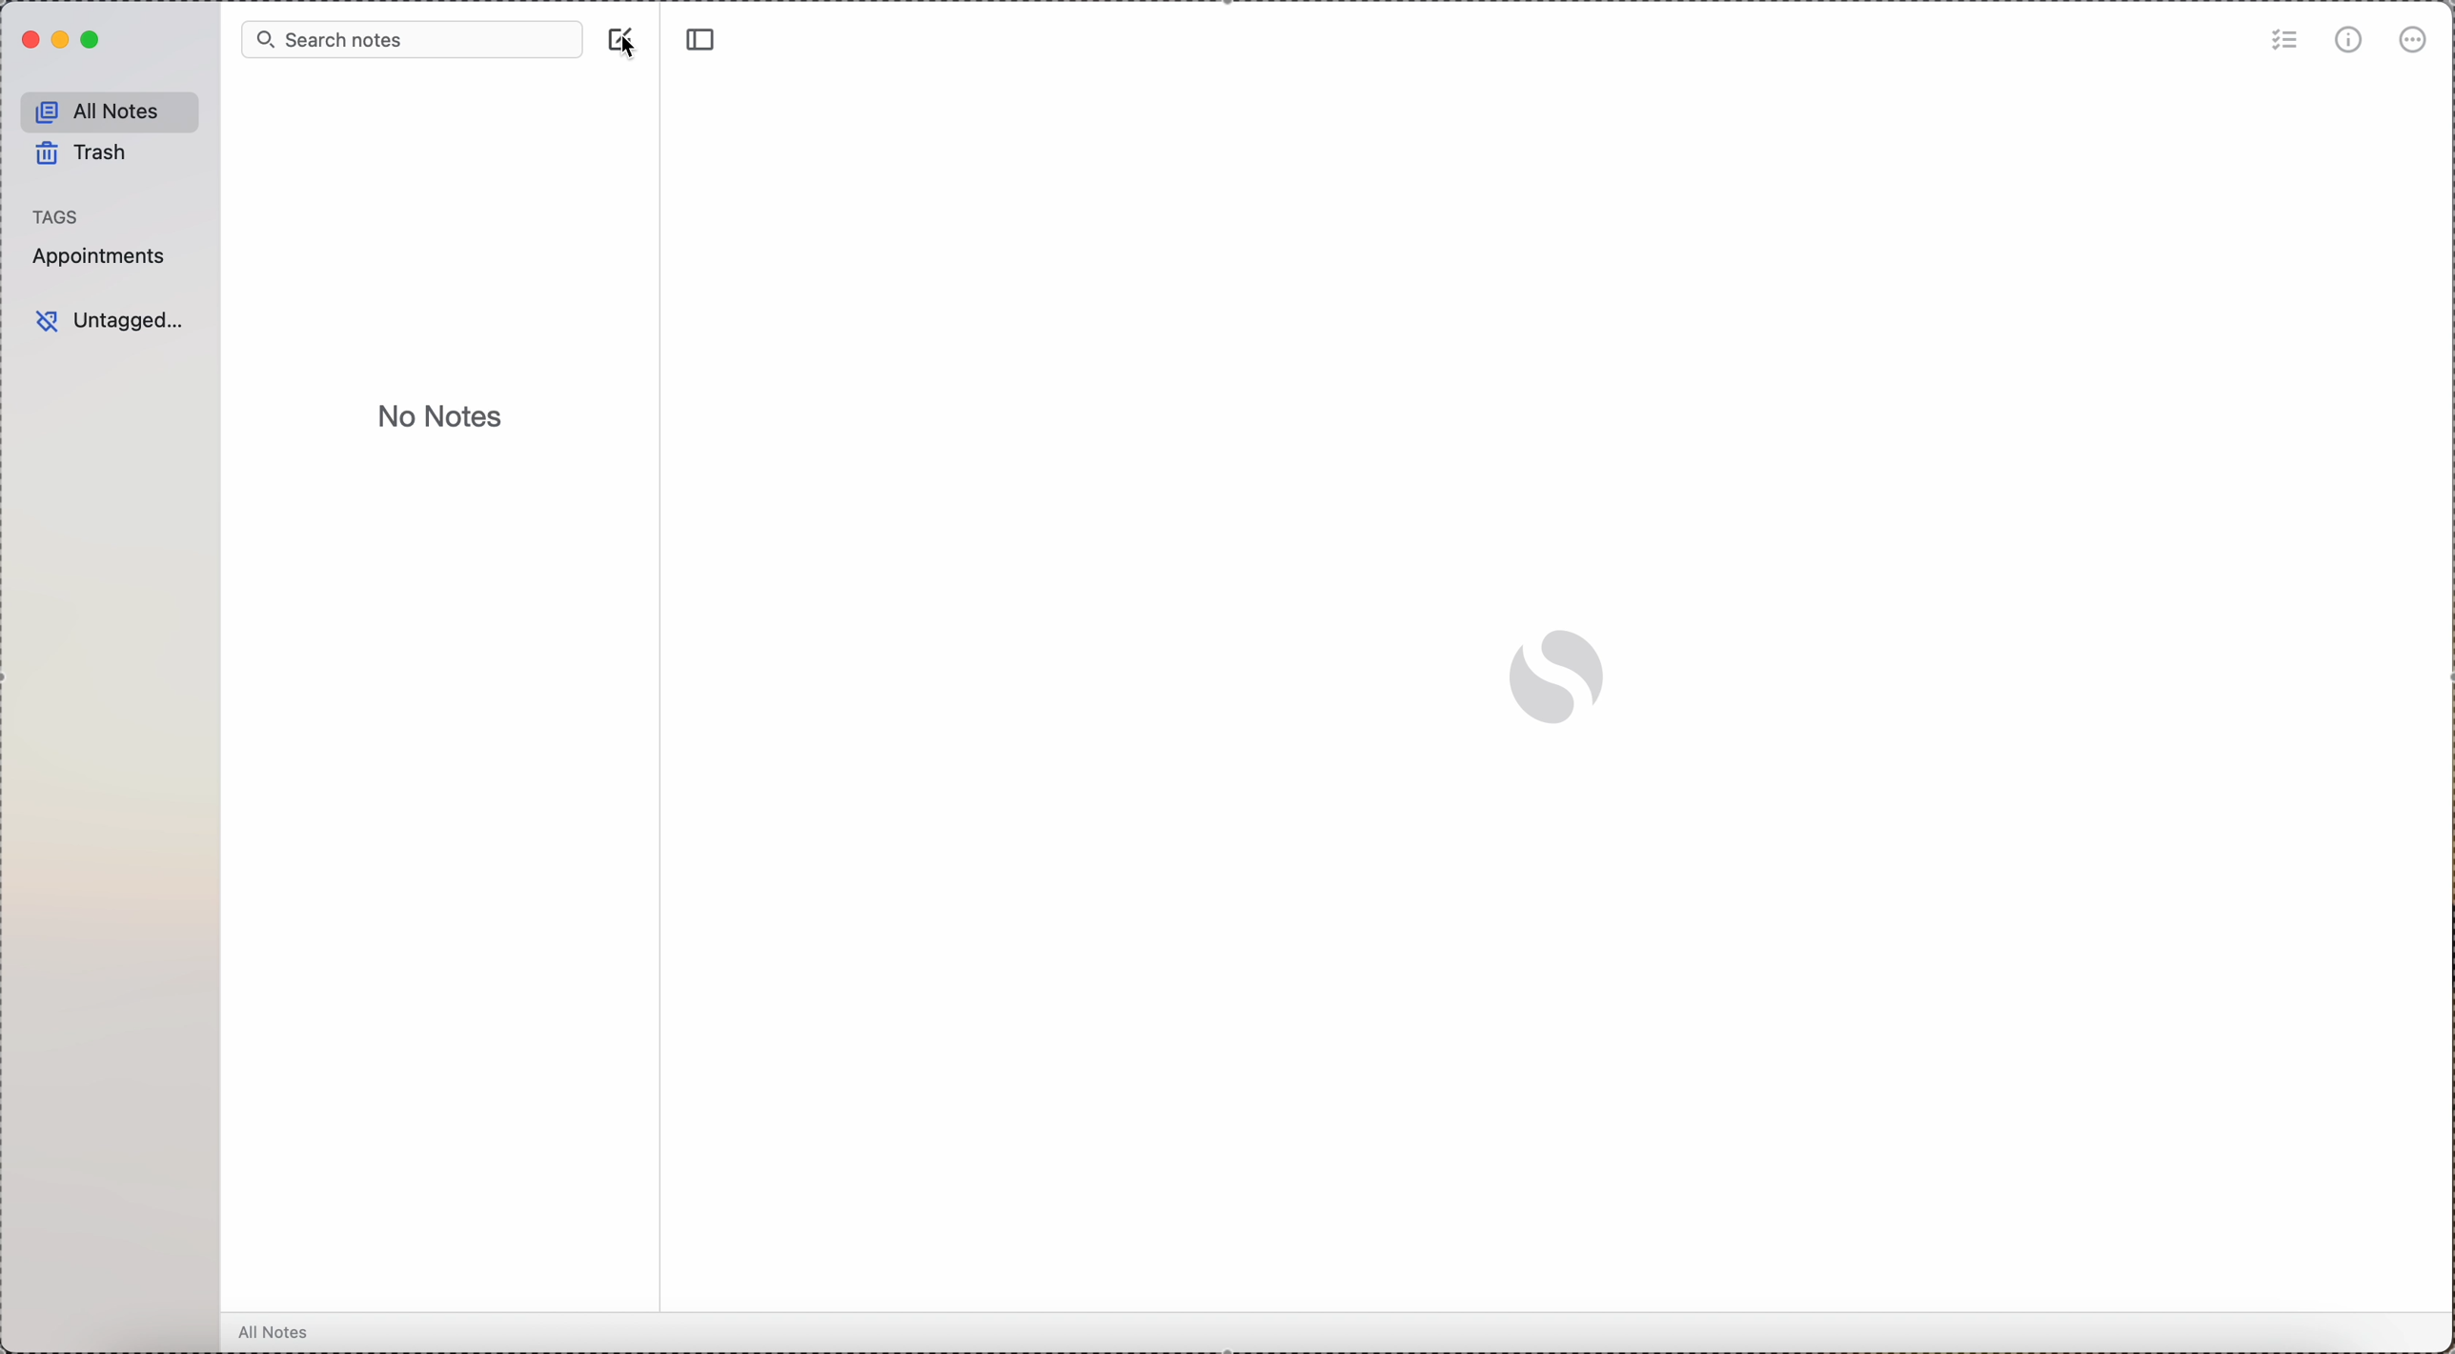 This screenshot has height=1354, width=2455. What do you see at coordinates (99, 256) in the screenshot?
I see `appointments` at bounding box center [99, 256].